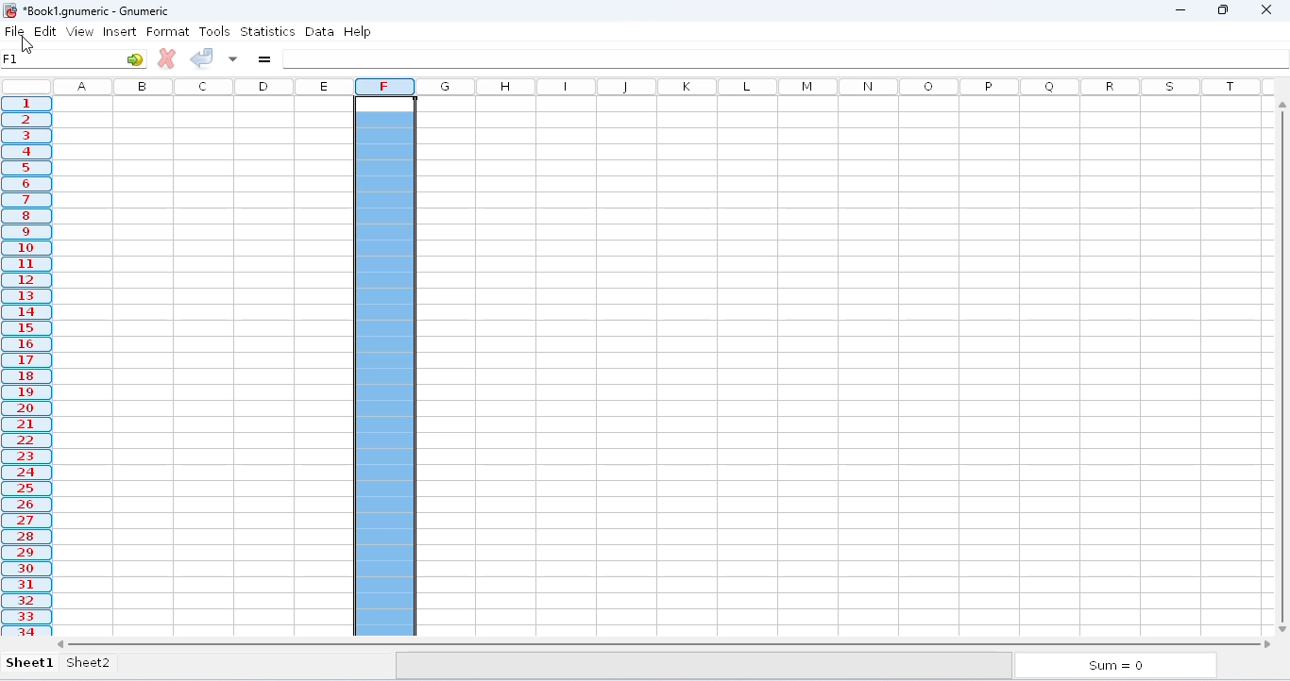 Image resolution: width=1290 pixels, height=681 pixels. Describe the element at coordinates (232, 58) in the screenshot. I see `accept changes to multiple cells` at that location.